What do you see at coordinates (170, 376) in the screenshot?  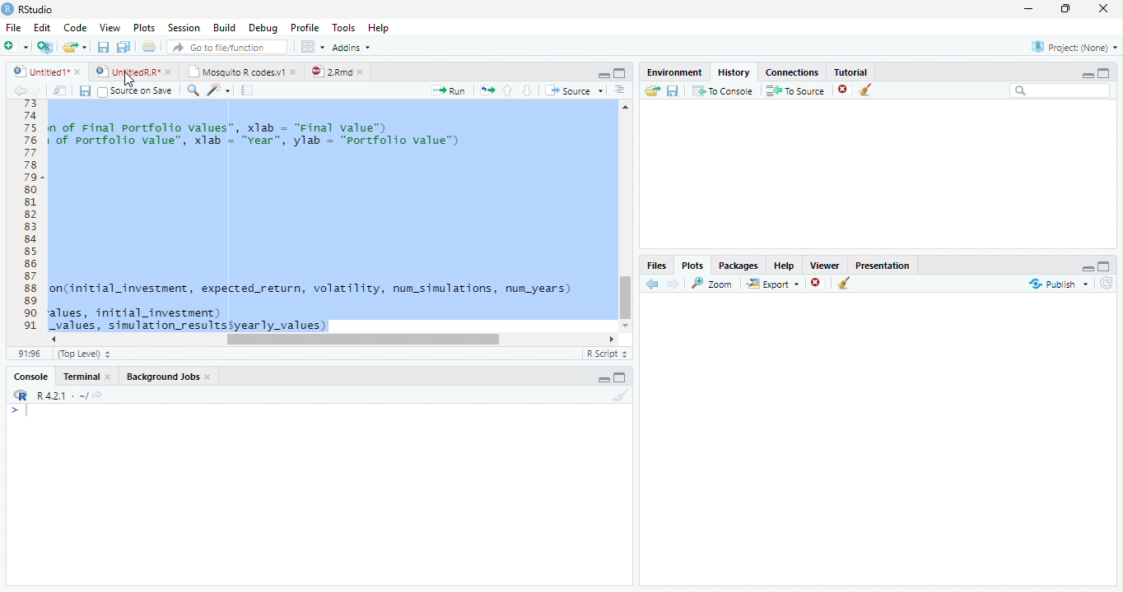 I see `Background Jobs.` at bounding box center [170, 376].